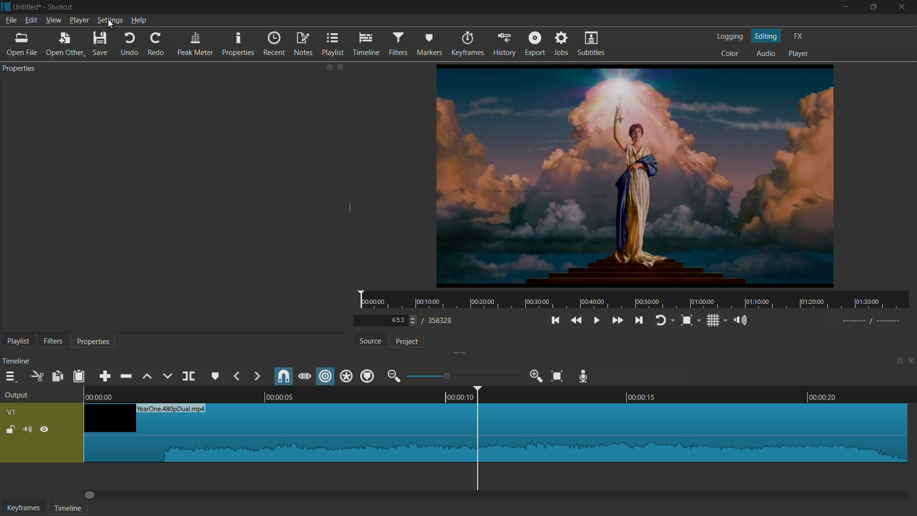 This screenshot has width=917, height=516. Describe the element at coordinates (635, 301) in the screenshot. I see `time` at that location.